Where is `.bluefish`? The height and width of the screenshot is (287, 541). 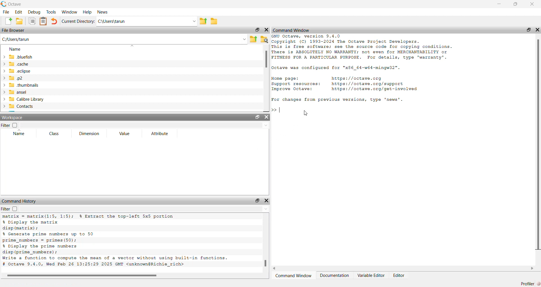 .bluefish is located at coordinates (21, 57).